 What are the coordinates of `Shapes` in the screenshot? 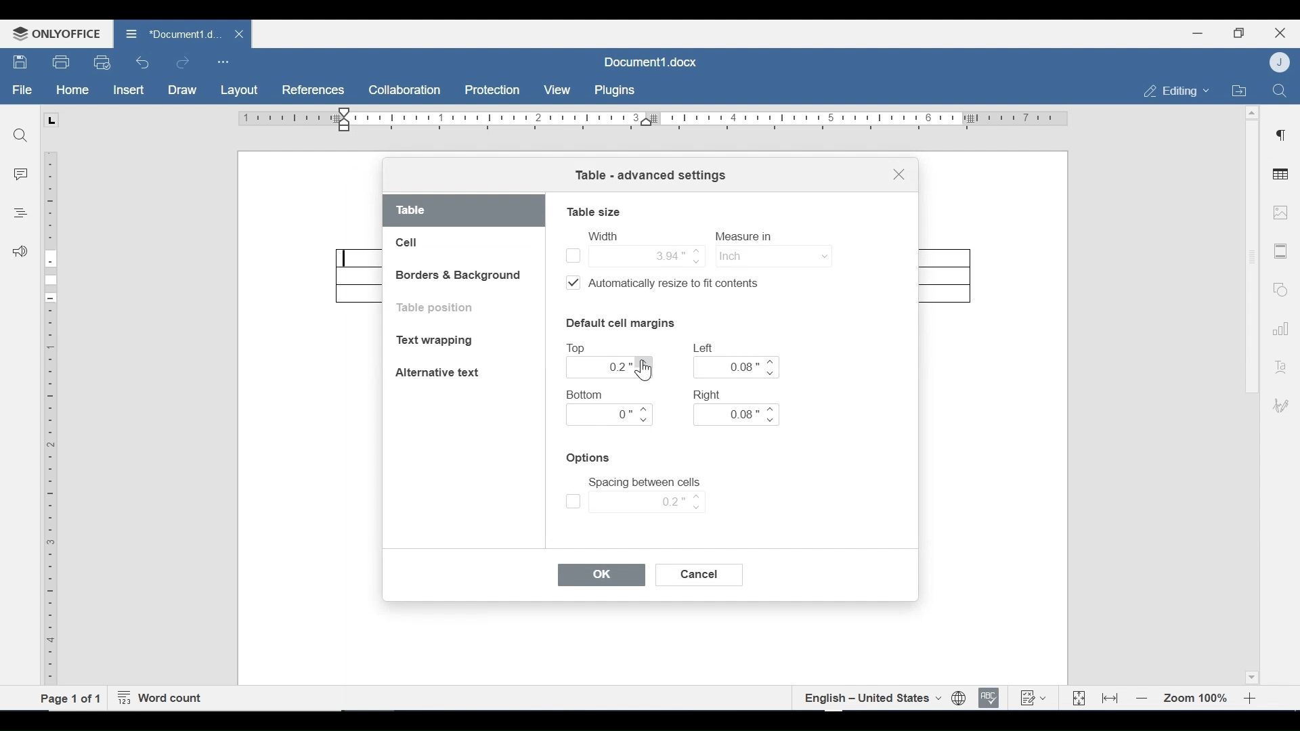 It's located at (1278, 288).